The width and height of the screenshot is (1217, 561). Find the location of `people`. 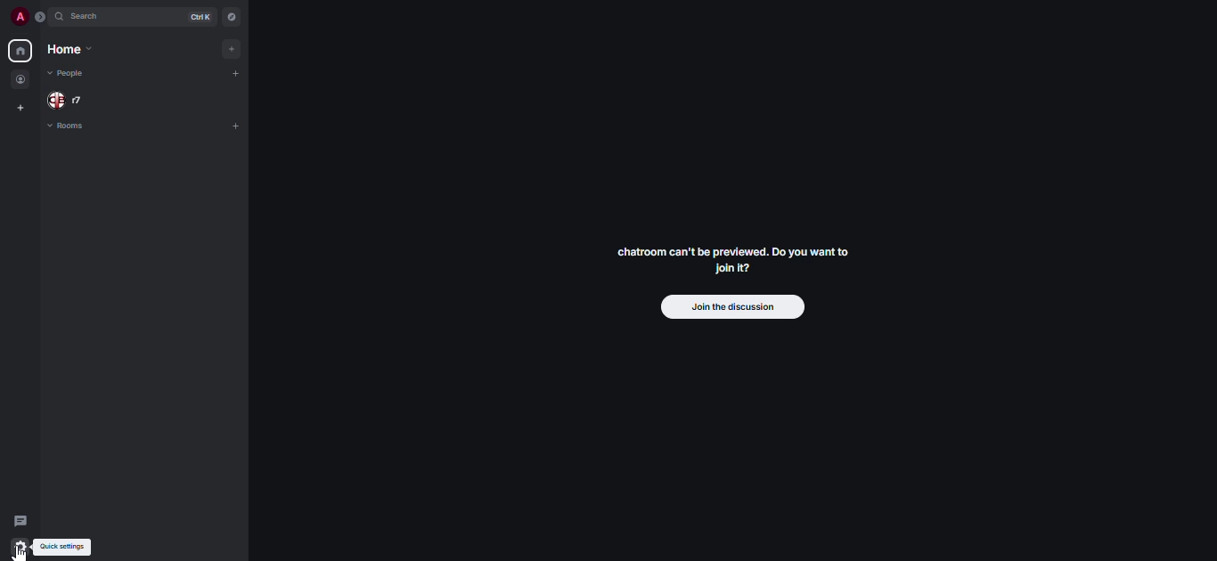

people is located at coordinates (69, 100).